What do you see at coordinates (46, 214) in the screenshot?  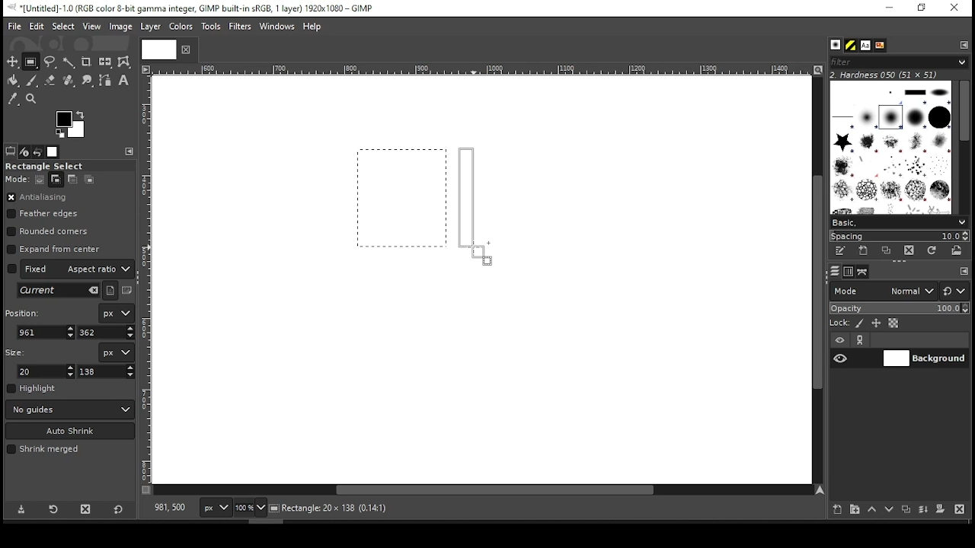 I see `feather edges` at bounding box center [46, 214].